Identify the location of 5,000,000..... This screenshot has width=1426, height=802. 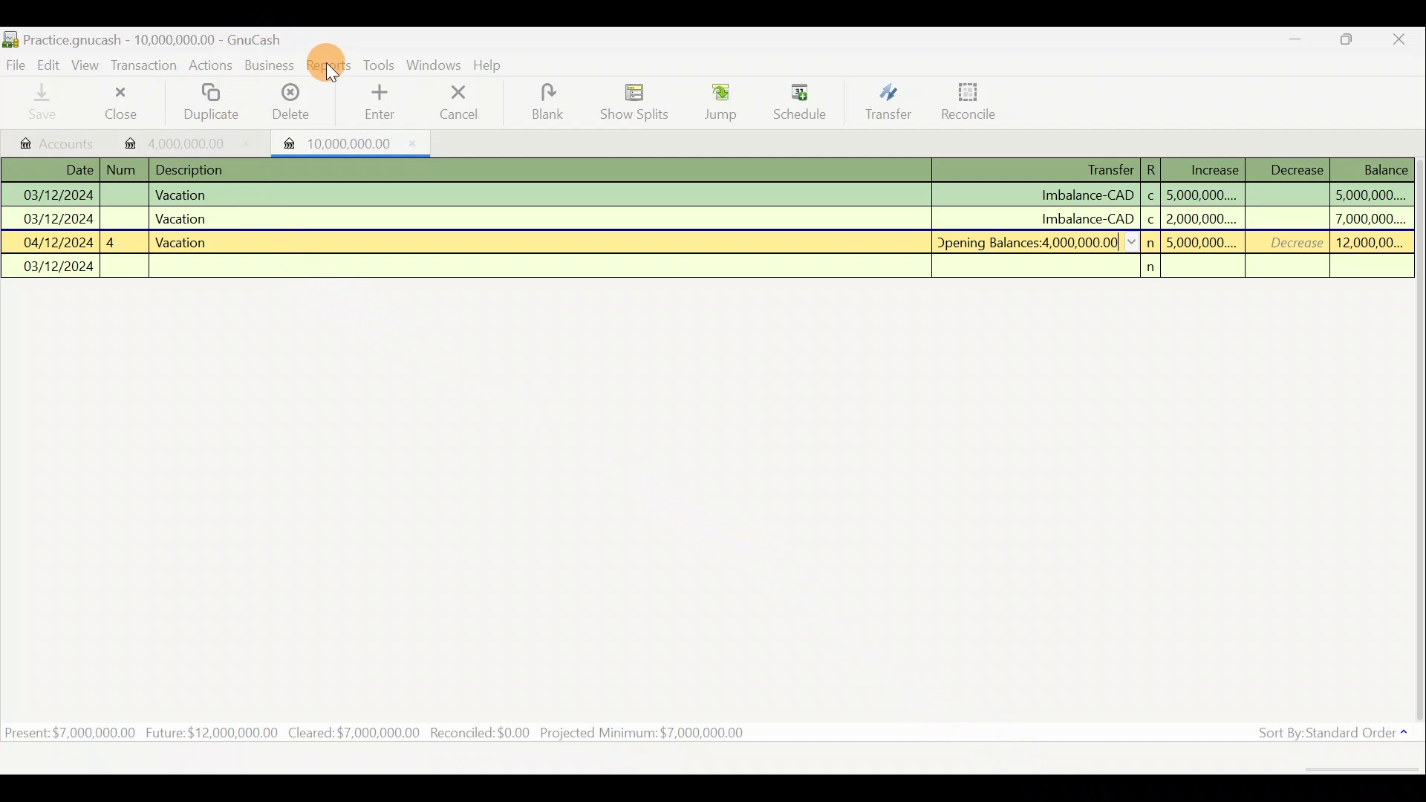
(1369, 195).